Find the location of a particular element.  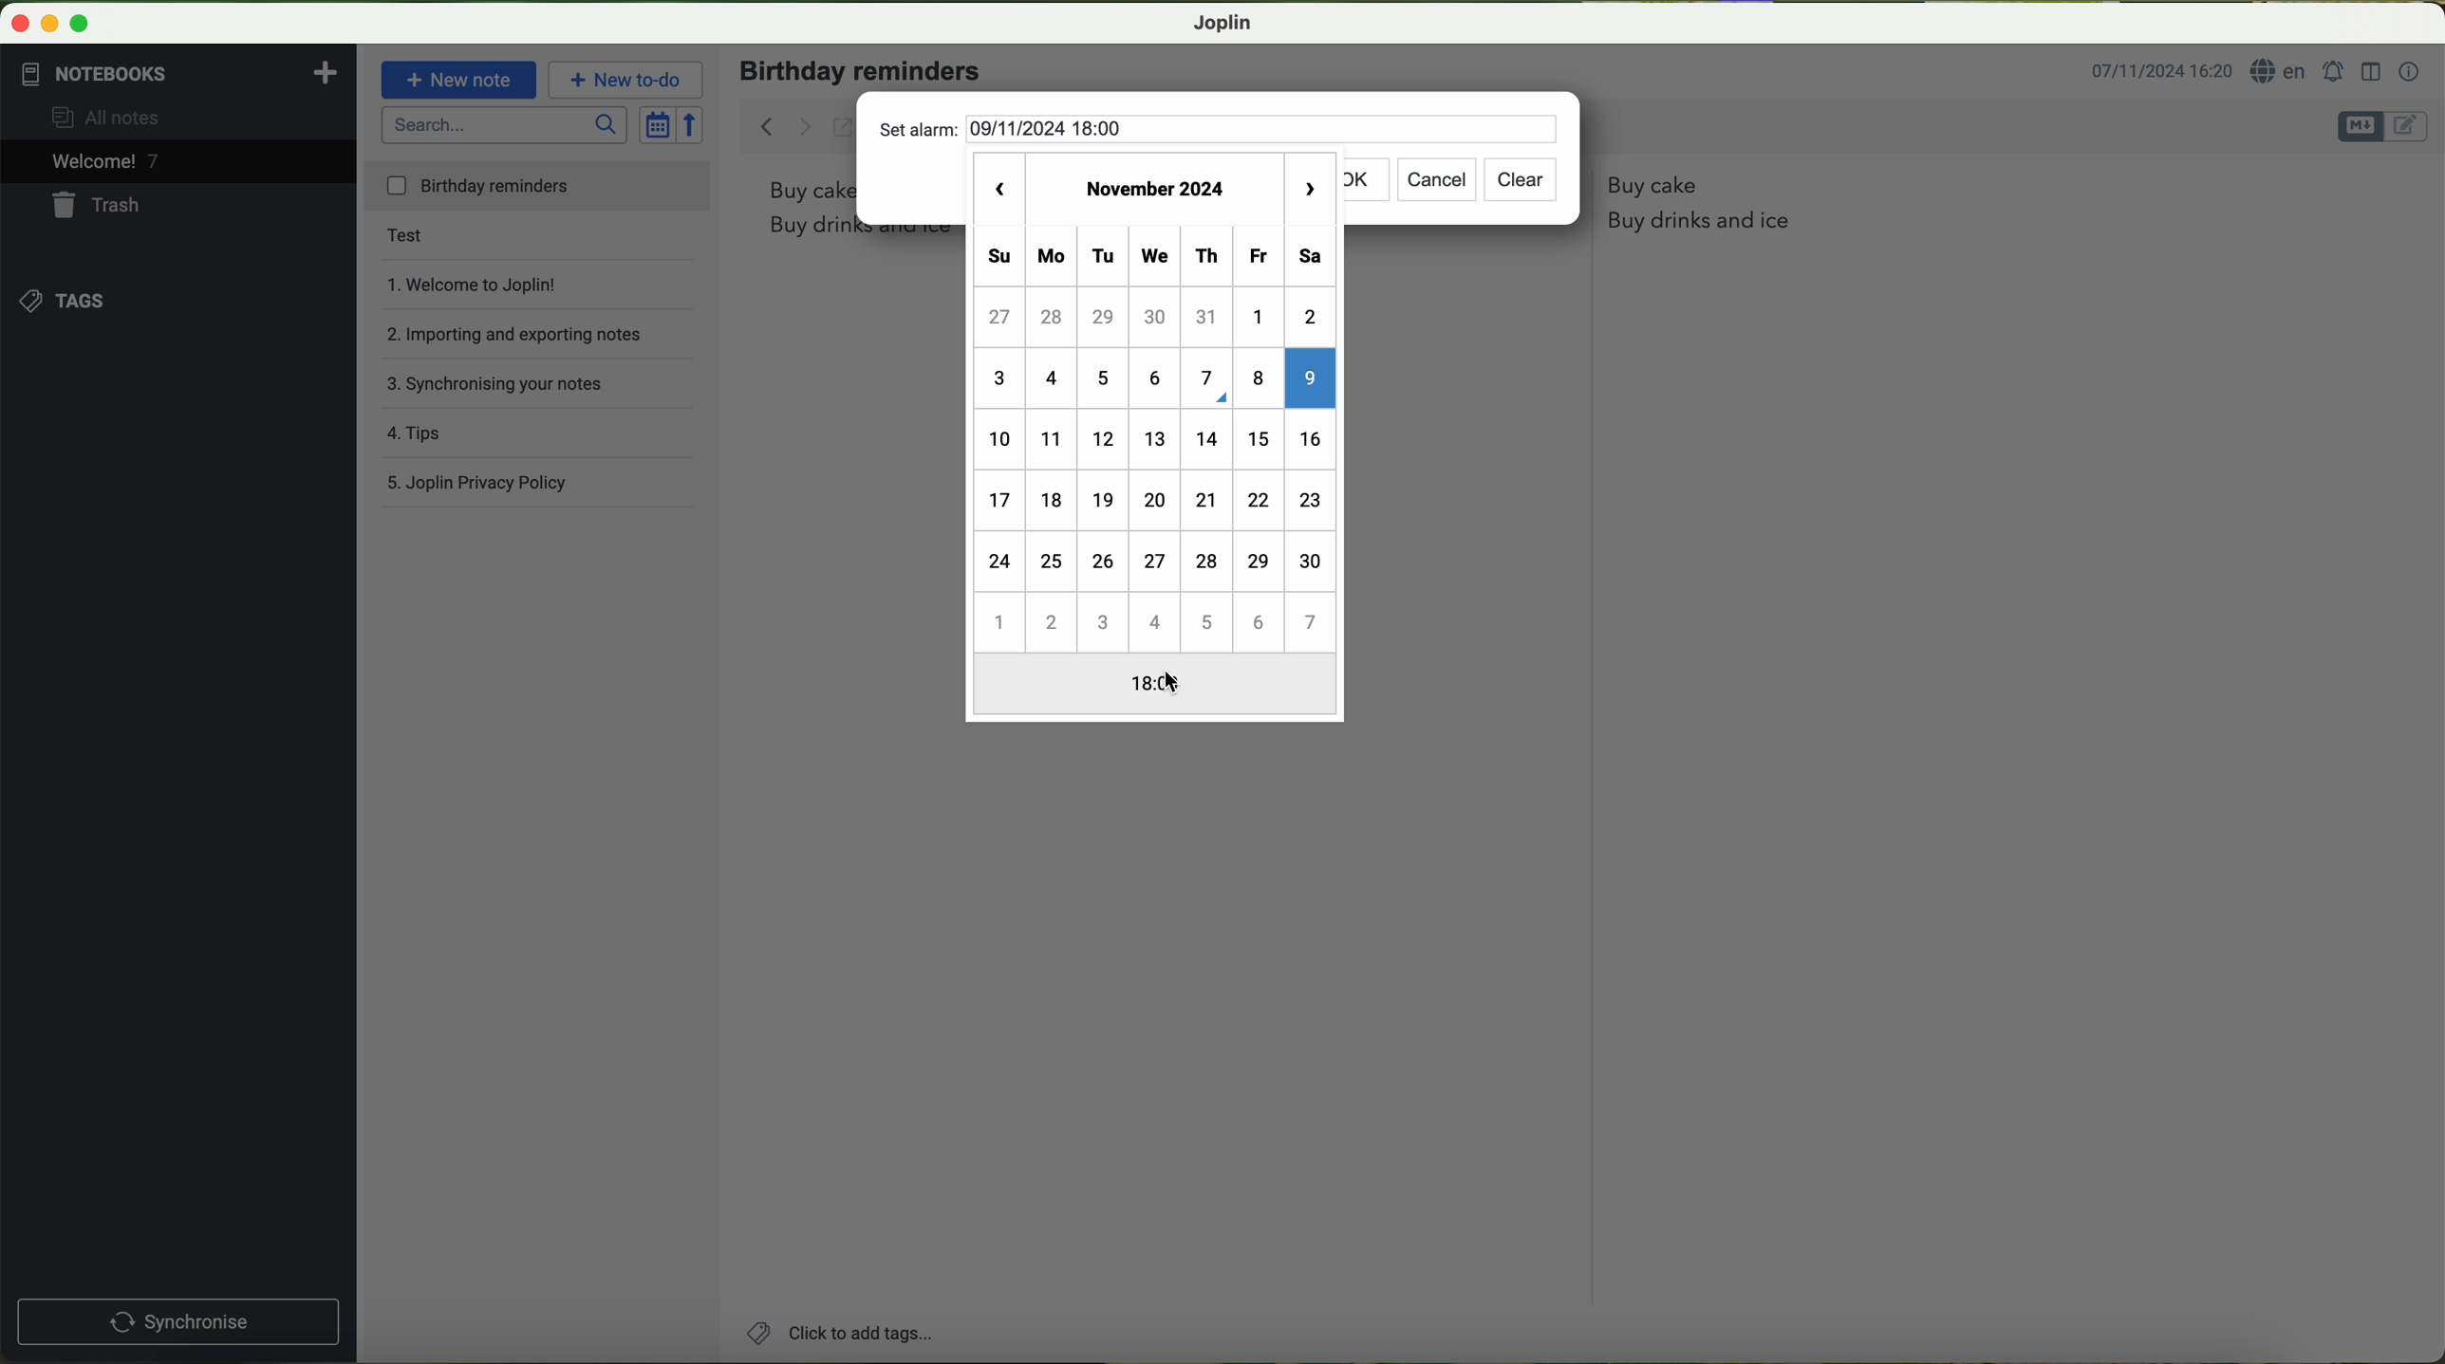

calender is located at coordinates (1155, 437).